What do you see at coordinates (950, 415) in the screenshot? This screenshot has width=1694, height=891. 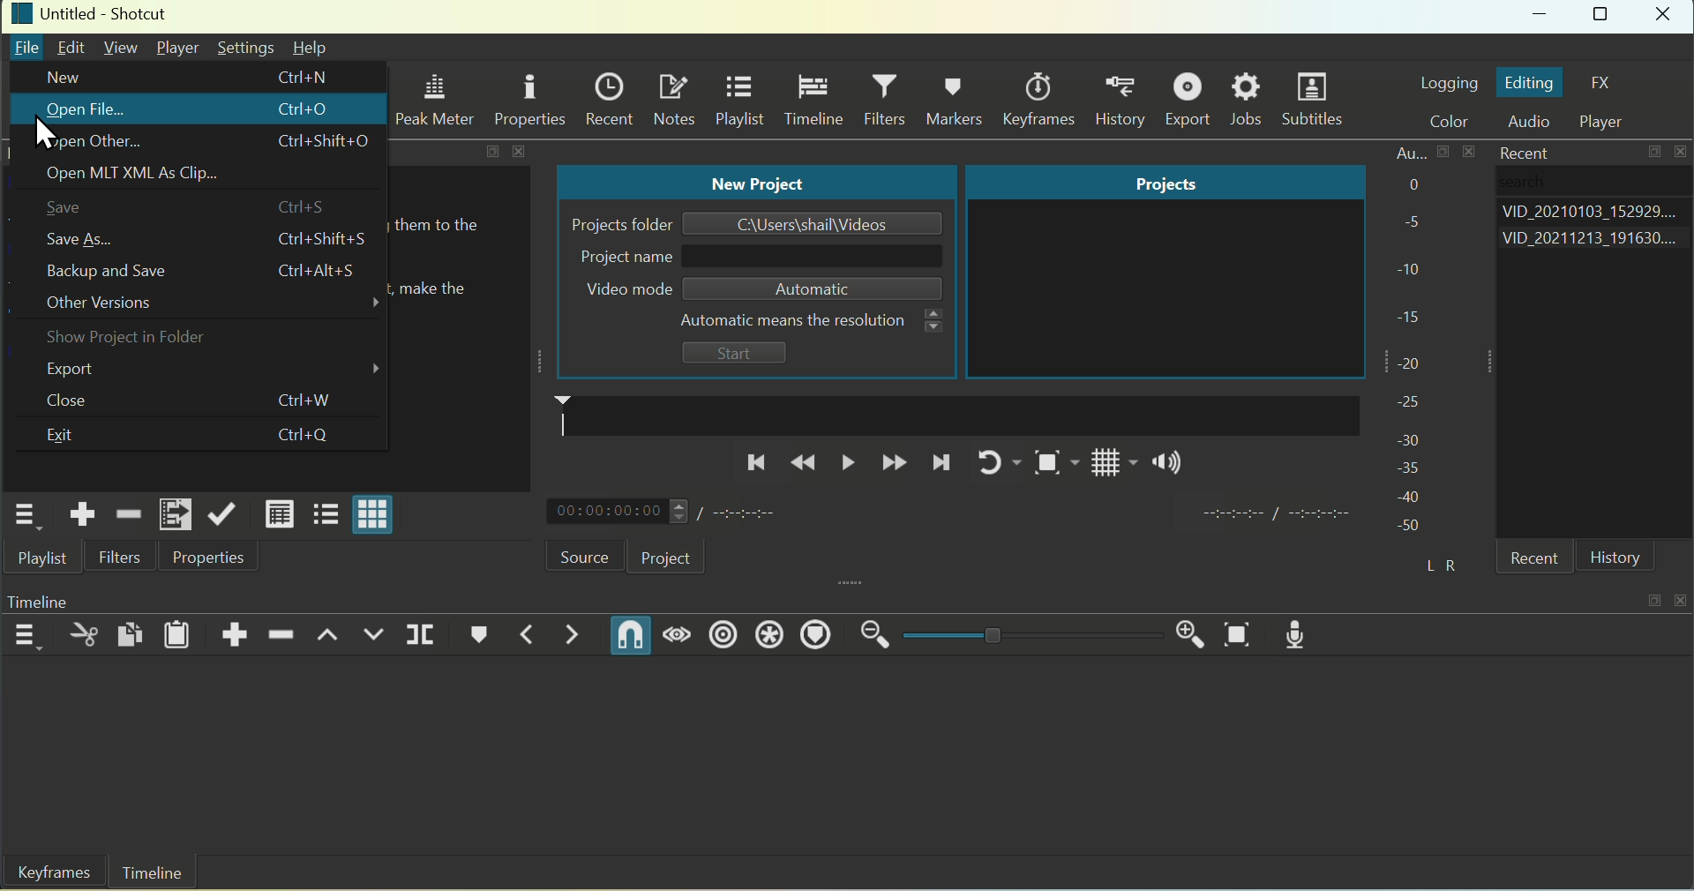 I see `marker` at bounding box center [950, 415].